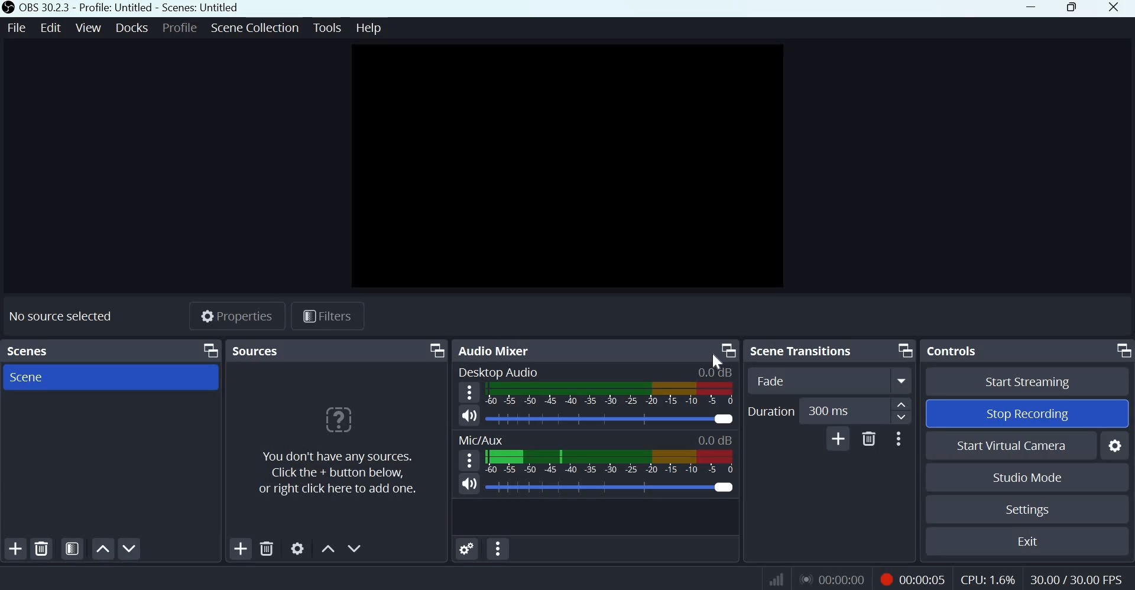  I want to click on Scene Collection, so click(257, 28).